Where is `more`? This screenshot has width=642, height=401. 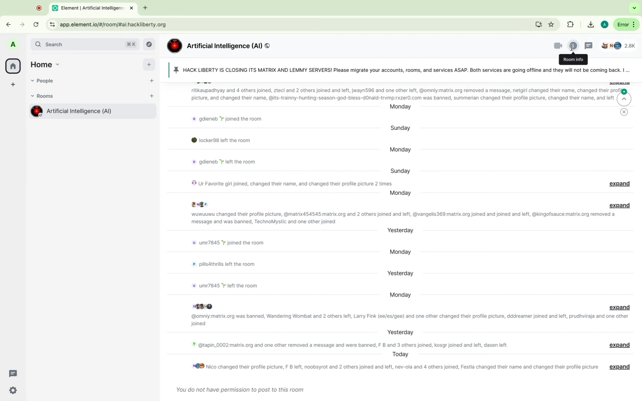 more is located at coordinates (626, 24).